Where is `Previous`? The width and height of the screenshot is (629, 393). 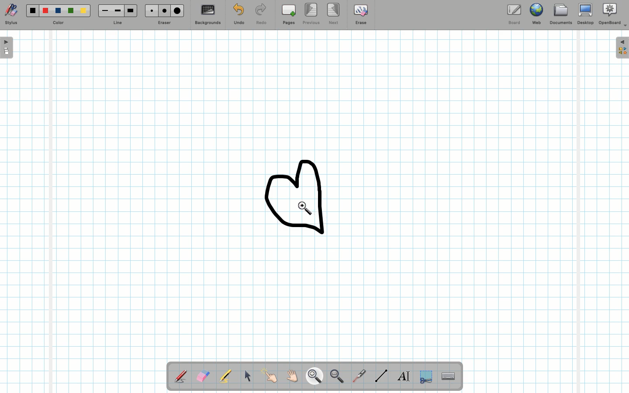
Previous is located at coordinates (310, 14).